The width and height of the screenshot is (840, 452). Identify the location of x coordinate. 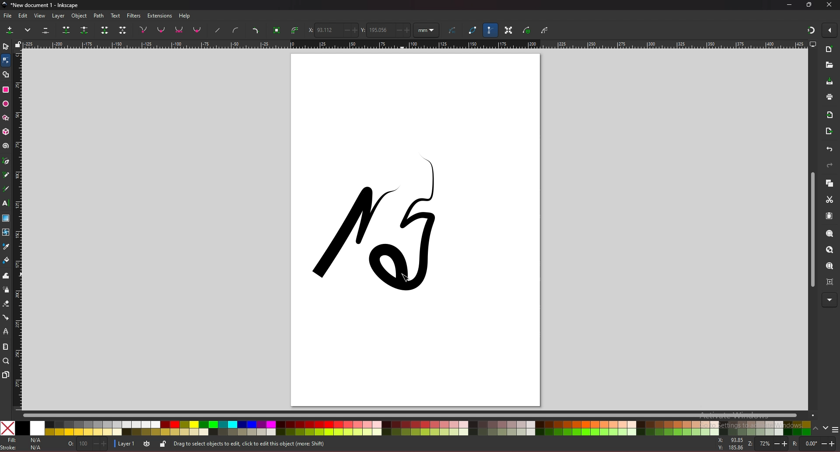
(332, 30).